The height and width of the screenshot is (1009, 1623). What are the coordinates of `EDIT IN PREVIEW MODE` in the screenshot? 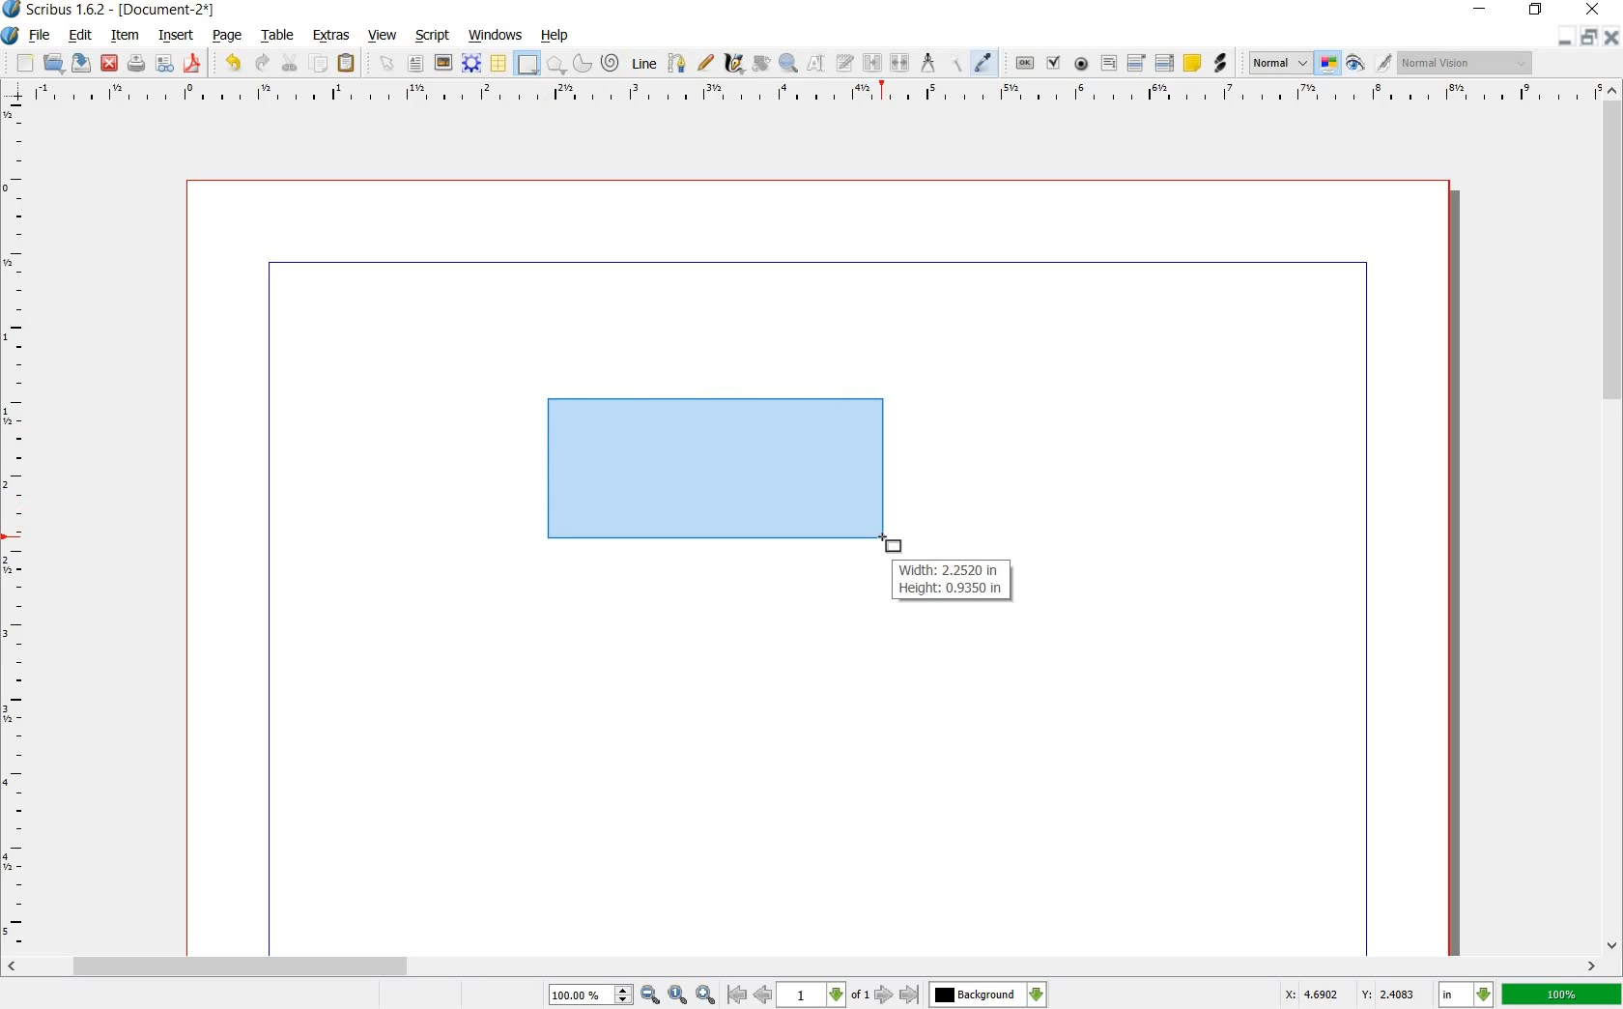 It's located at (1386, 63).